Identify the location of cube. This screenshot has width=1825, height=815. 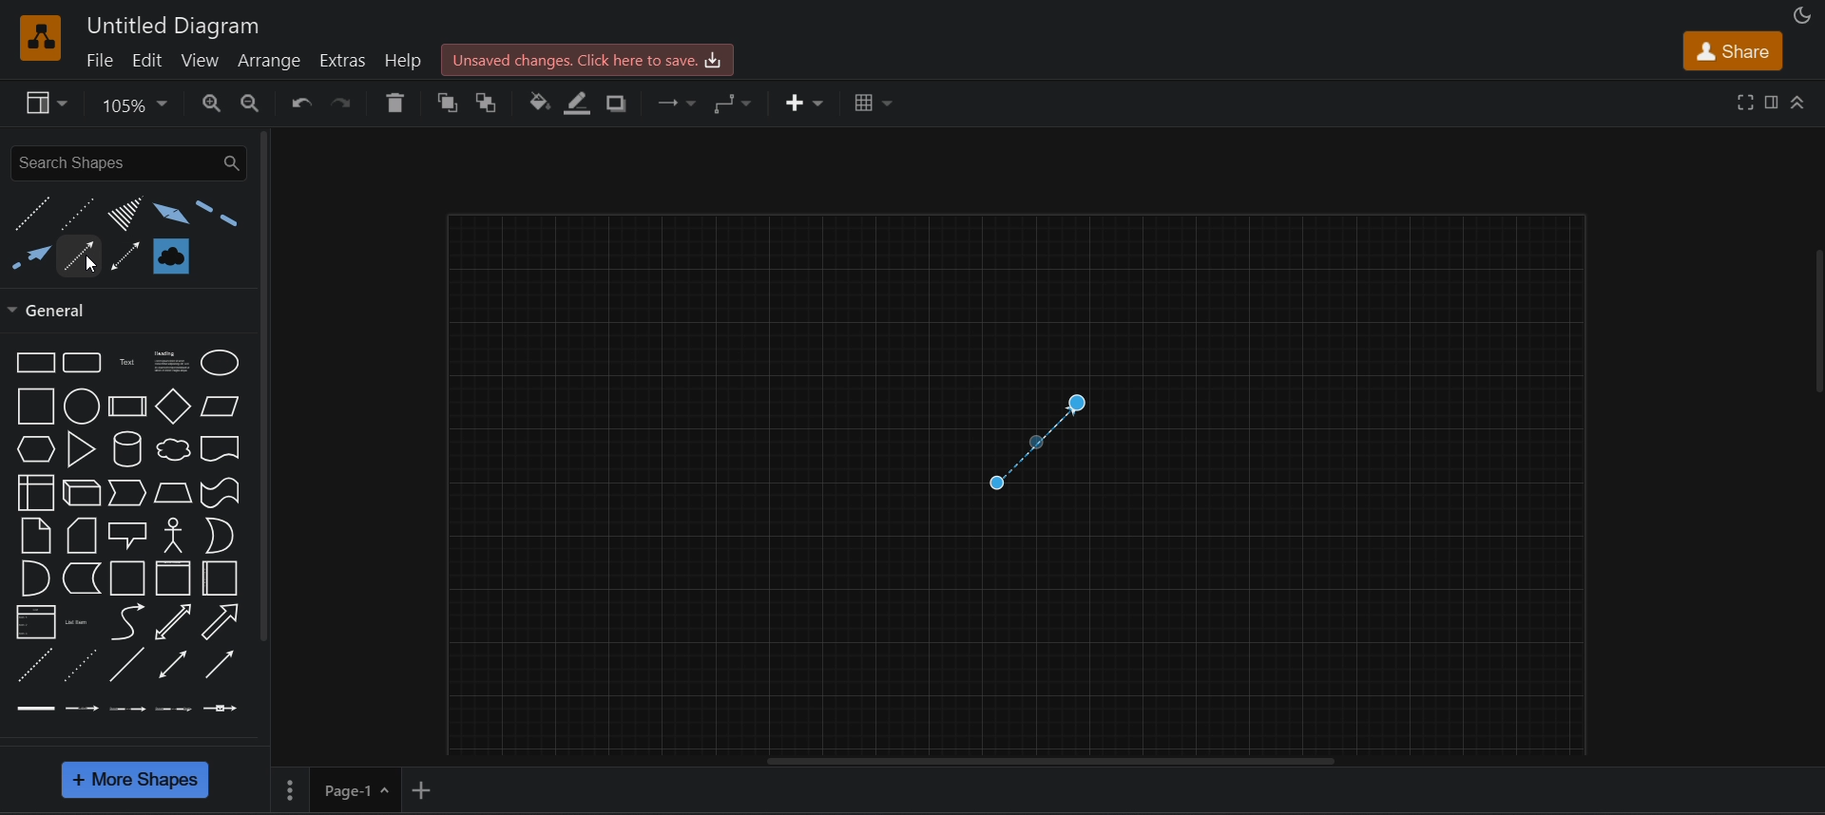
(82, 492).